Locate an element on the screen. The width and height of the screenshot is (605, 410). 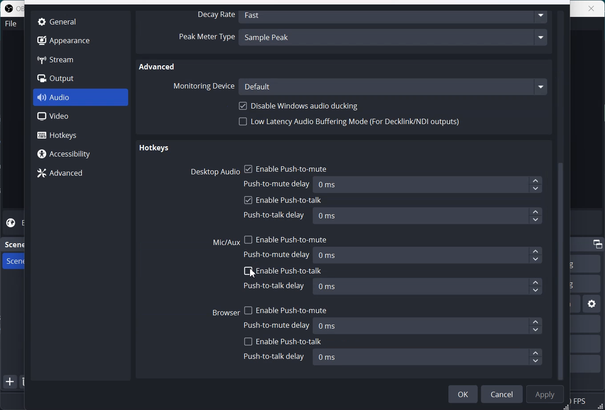
Push-to-mute delay is located at coordinates (278, 325).